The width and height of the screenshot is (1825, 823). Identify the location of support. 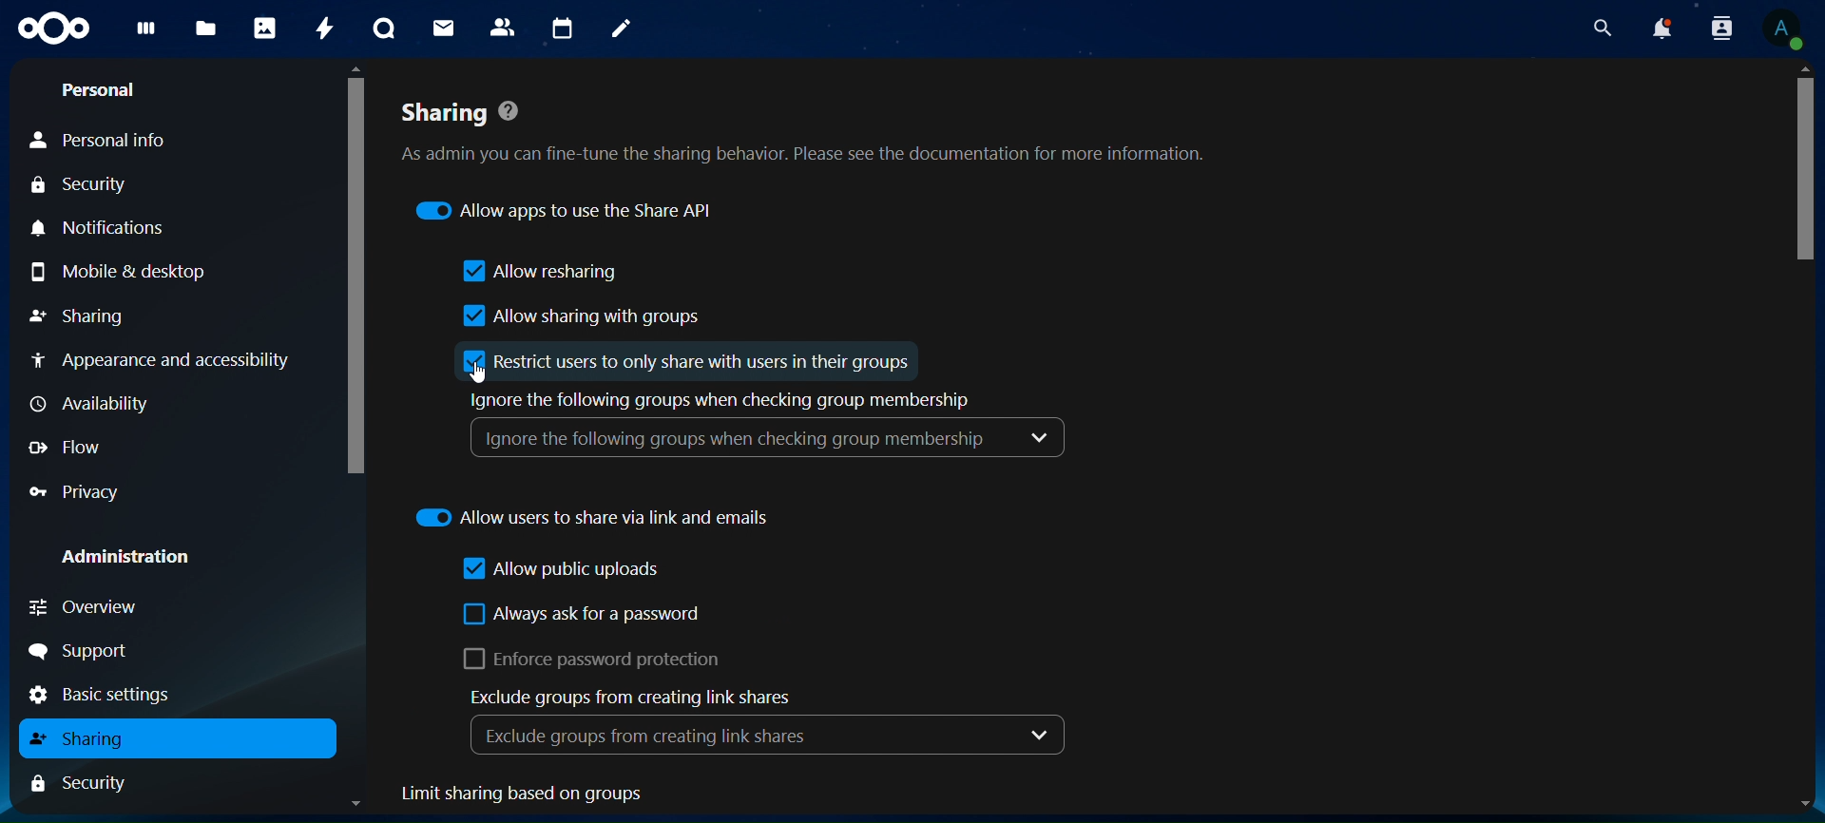
(80, 651).